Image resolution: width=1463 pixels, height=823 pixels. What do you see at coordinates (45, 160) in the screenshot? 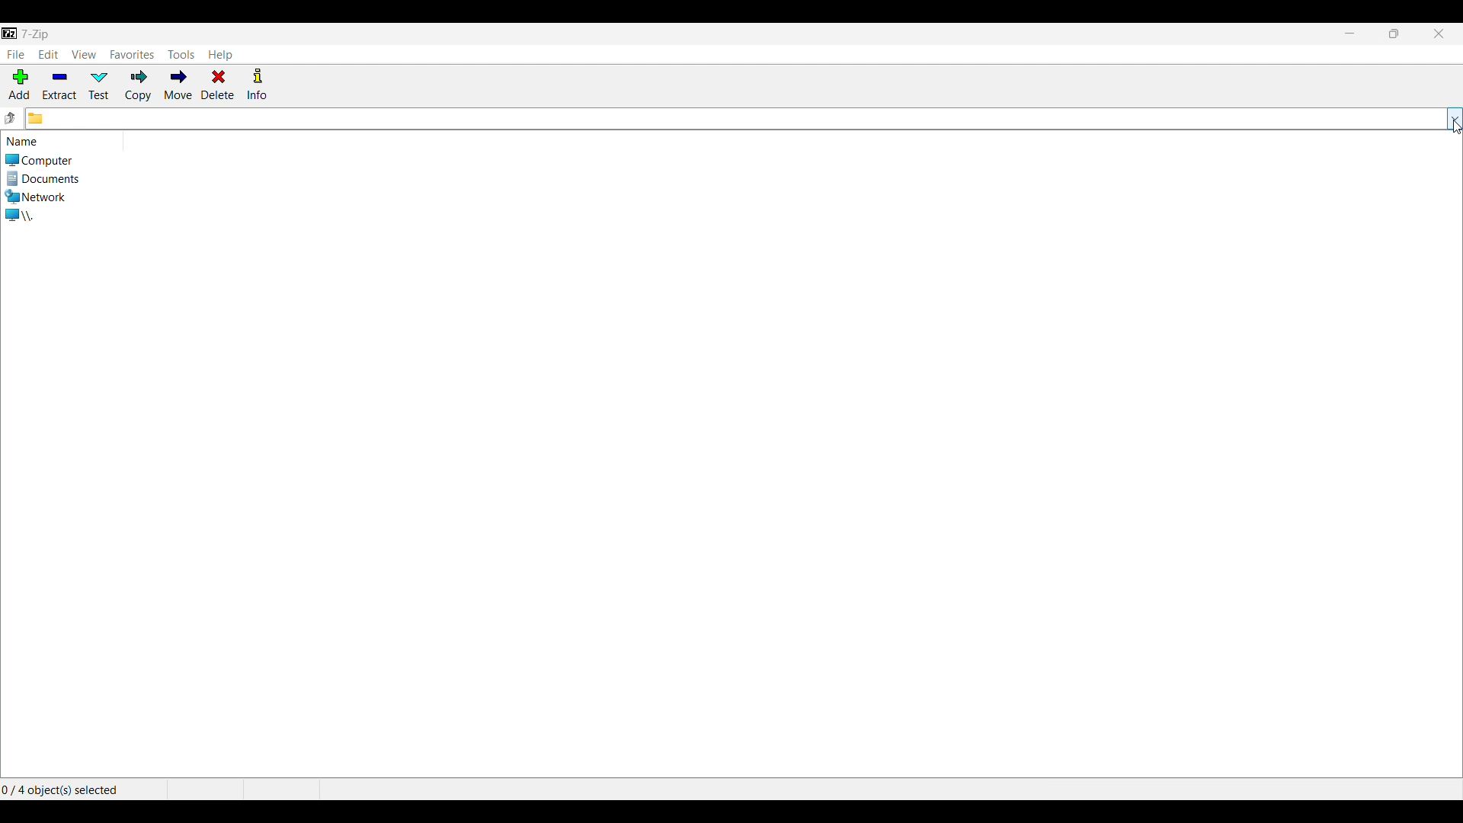
I see `Computer` at bounding box center [45, 160].